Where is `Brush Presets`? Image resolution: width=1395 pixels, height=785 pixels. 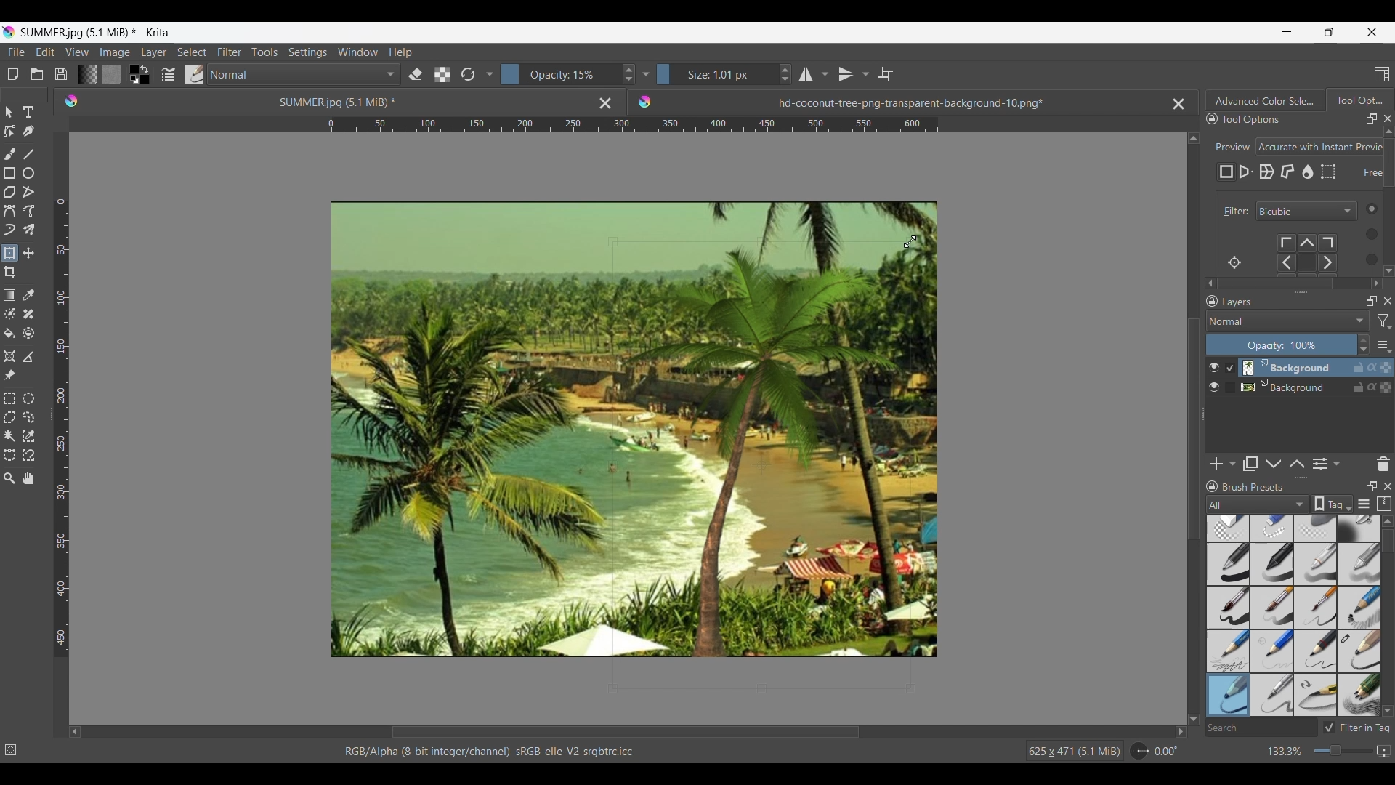
Brush Presets is located at coordinates (1259, 487).